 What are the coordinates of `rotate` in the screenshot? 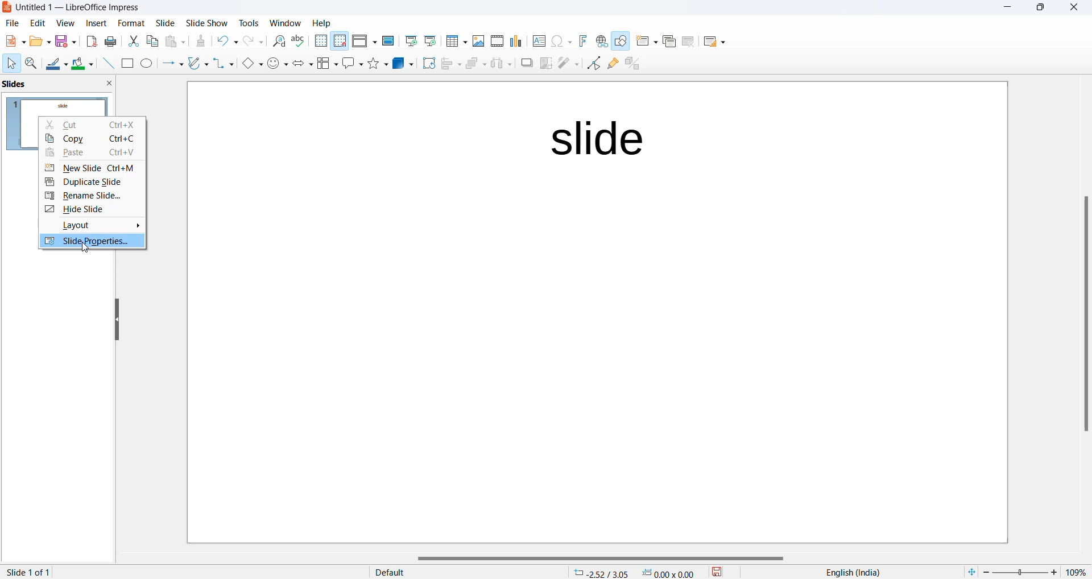 It's located at (428, 63).